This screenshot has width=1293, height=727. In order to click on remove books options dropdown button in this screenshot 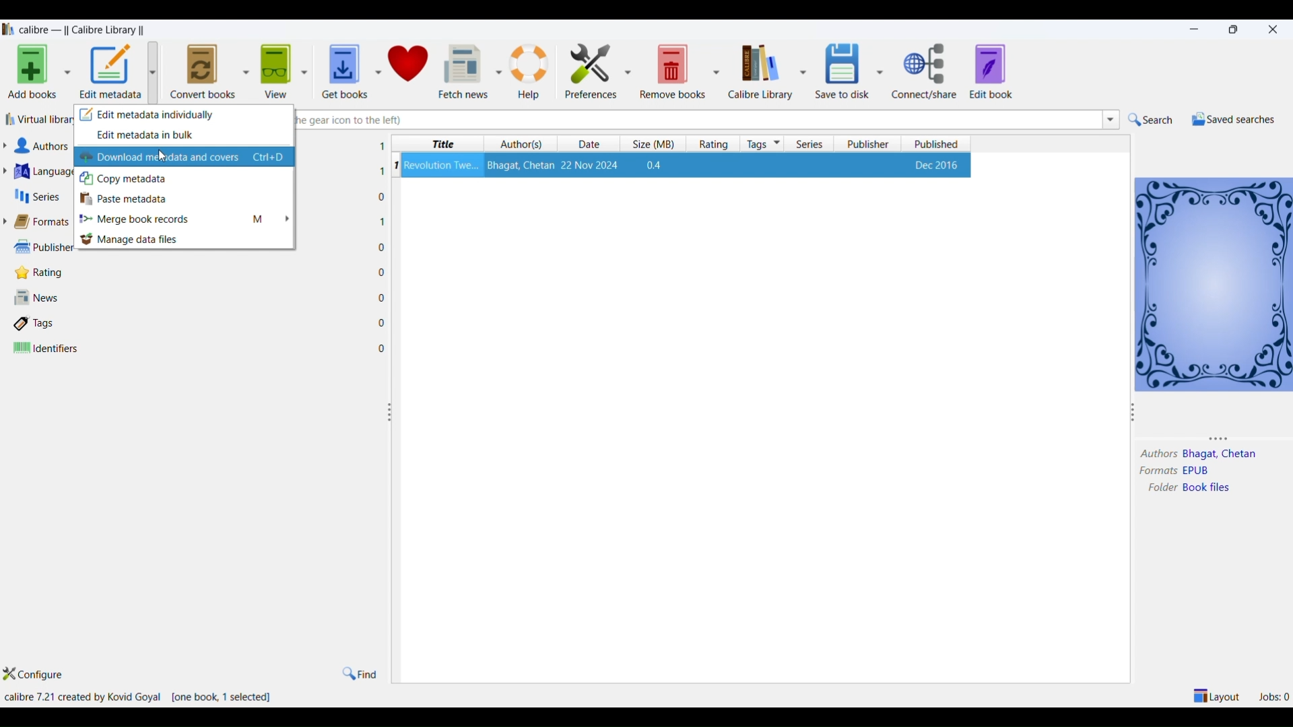, I will do `click(717, 70)`.